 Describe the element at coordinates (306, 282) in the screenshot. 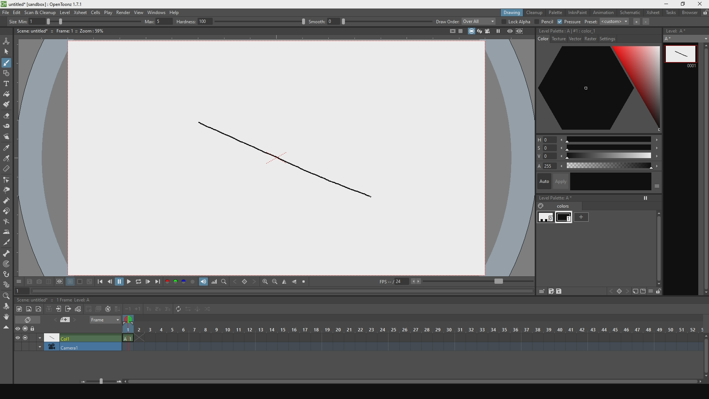

I see `stop` at that location.